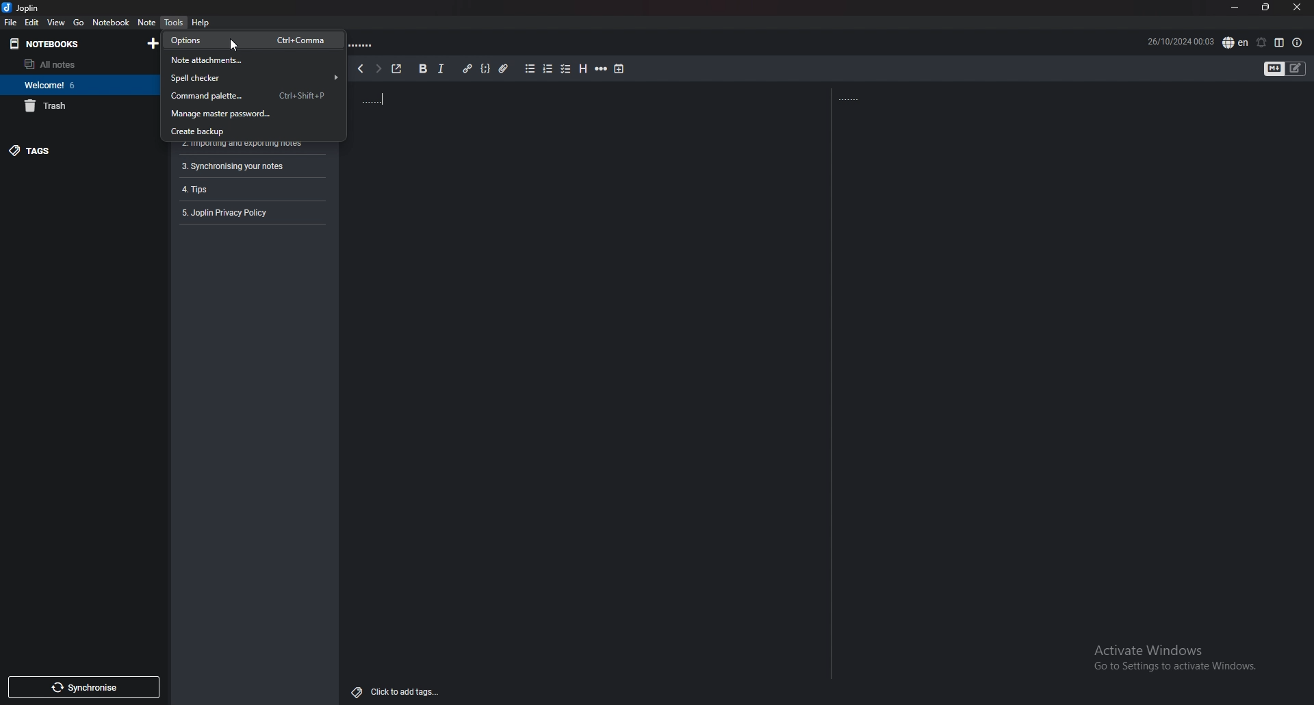 Image resolution: width=1314 pixels, height=705 pixels. I want to click on Command palette, so click(250, 97).